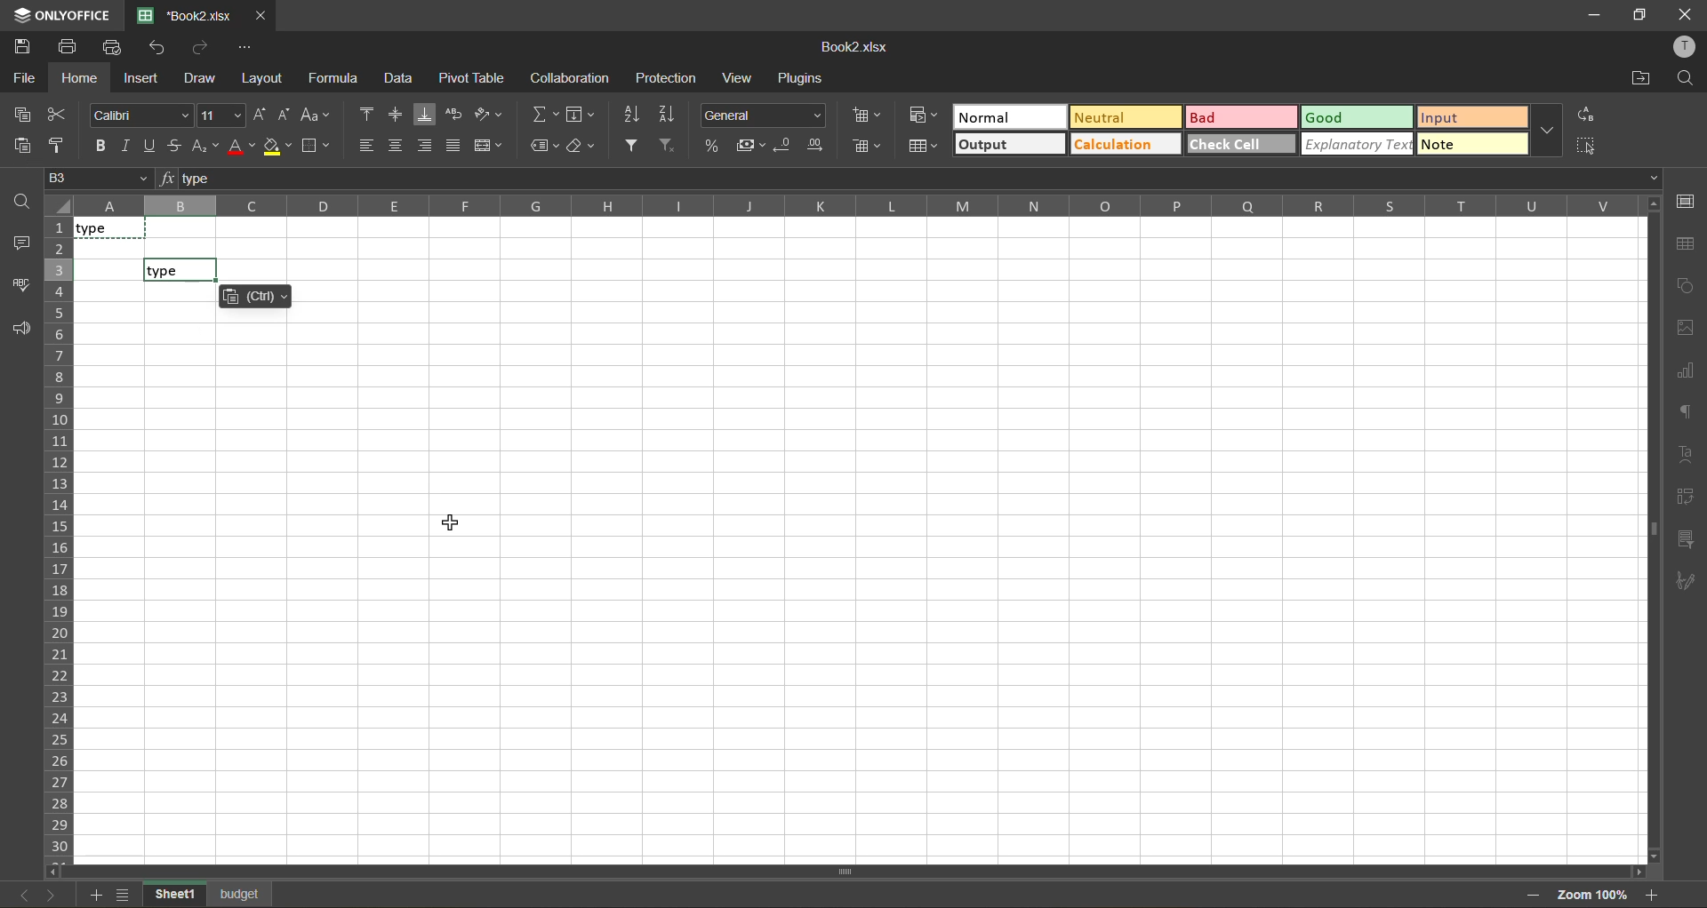  I want to click on Dropdown, so click(1658, 178).